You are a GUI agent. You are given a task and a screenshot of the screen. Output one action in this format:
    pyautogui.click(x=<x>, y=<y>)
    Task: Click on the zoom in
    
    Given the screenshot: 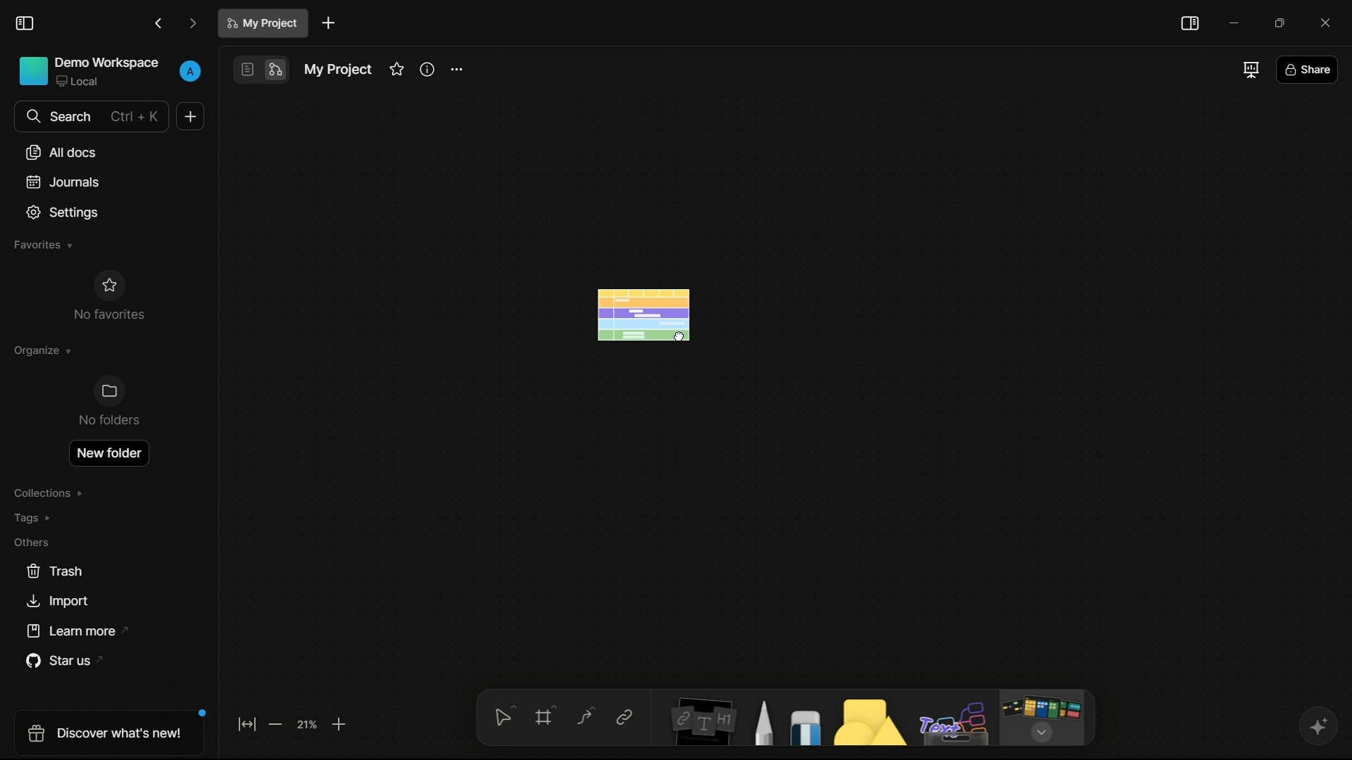 What is the action you would take?
    pyautogui.click(x=339, y=726)
    